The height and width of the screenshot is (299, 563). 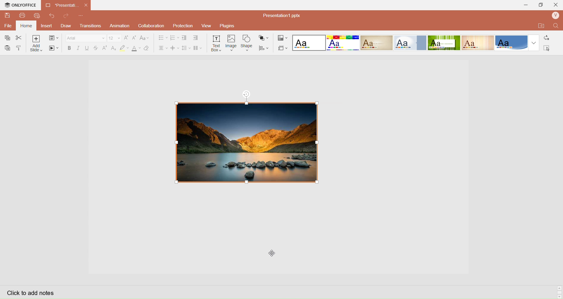 I want to click on Bold, so click(x=69, y=48).